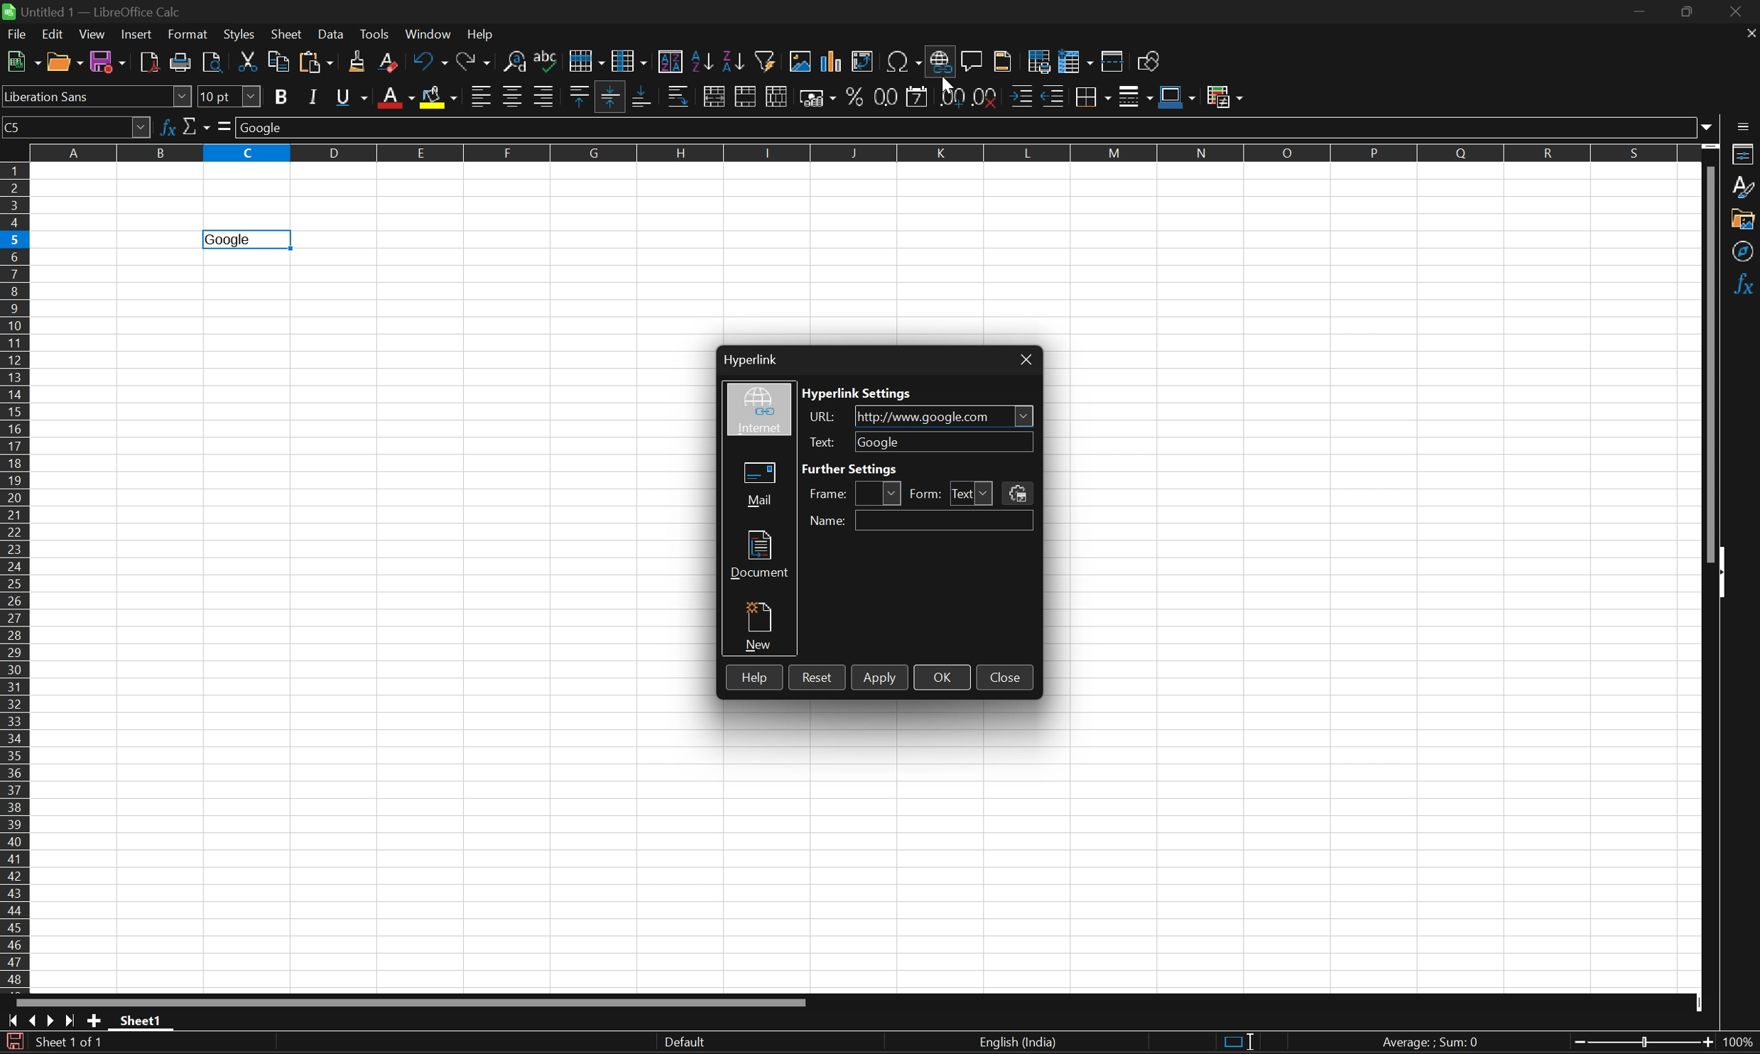 The width and height of the screenshot is (1760, 1054). What do you see at coordinates (1137, 96) in the screenshot?
I see `Border style` at bounding box center [1137, 96].